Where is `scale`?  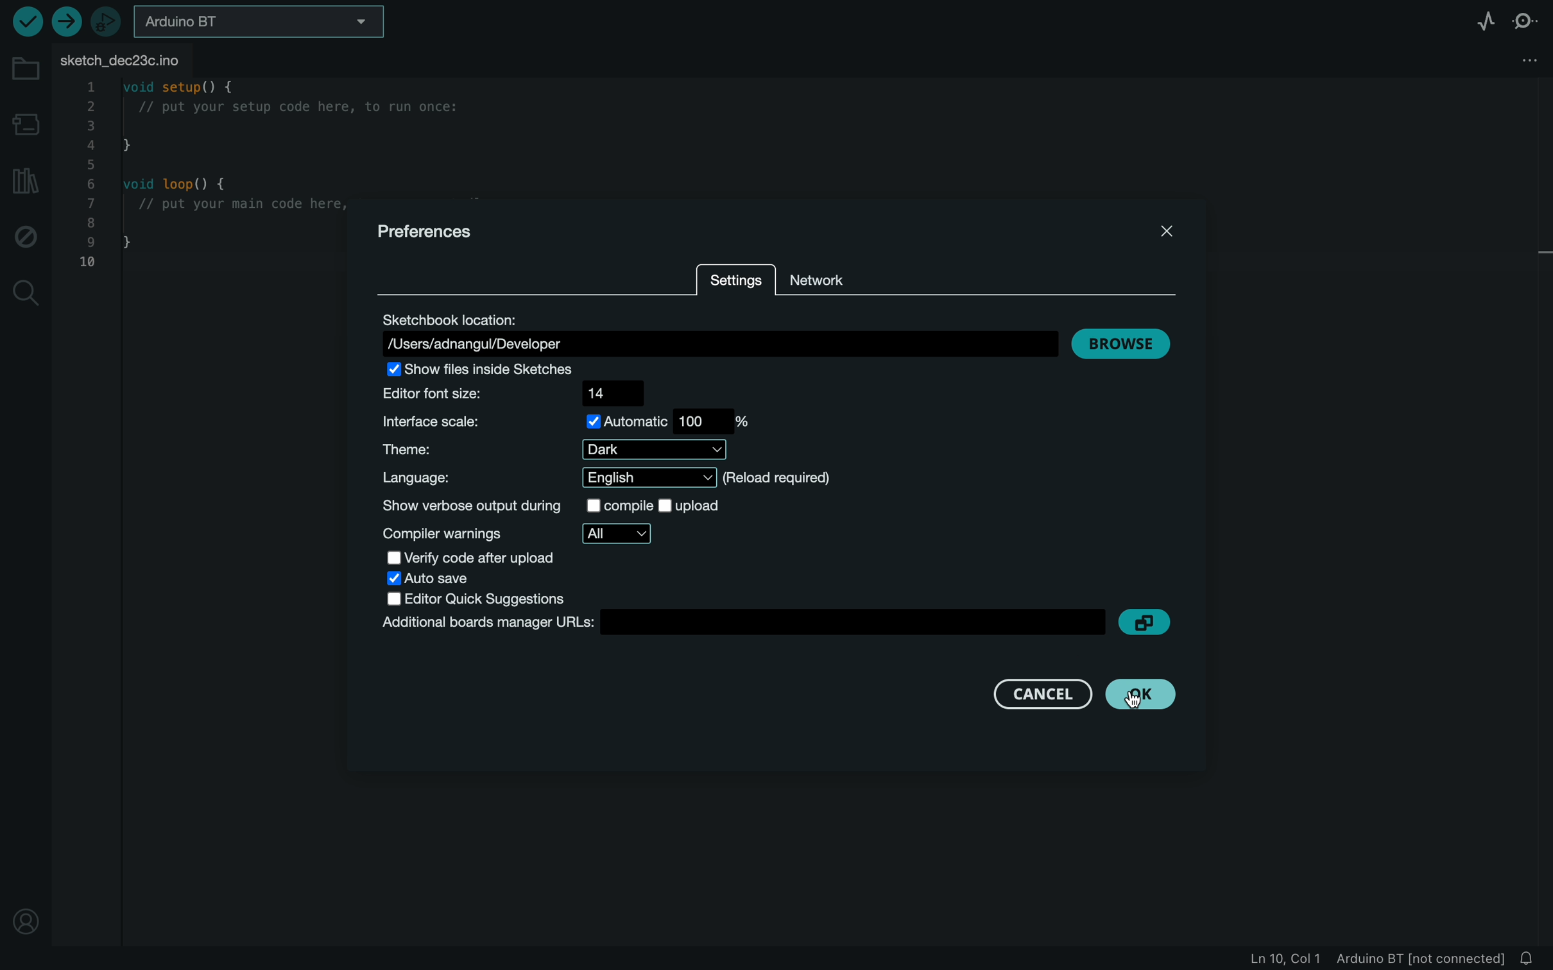 scale is located at coordinates (563, 422).